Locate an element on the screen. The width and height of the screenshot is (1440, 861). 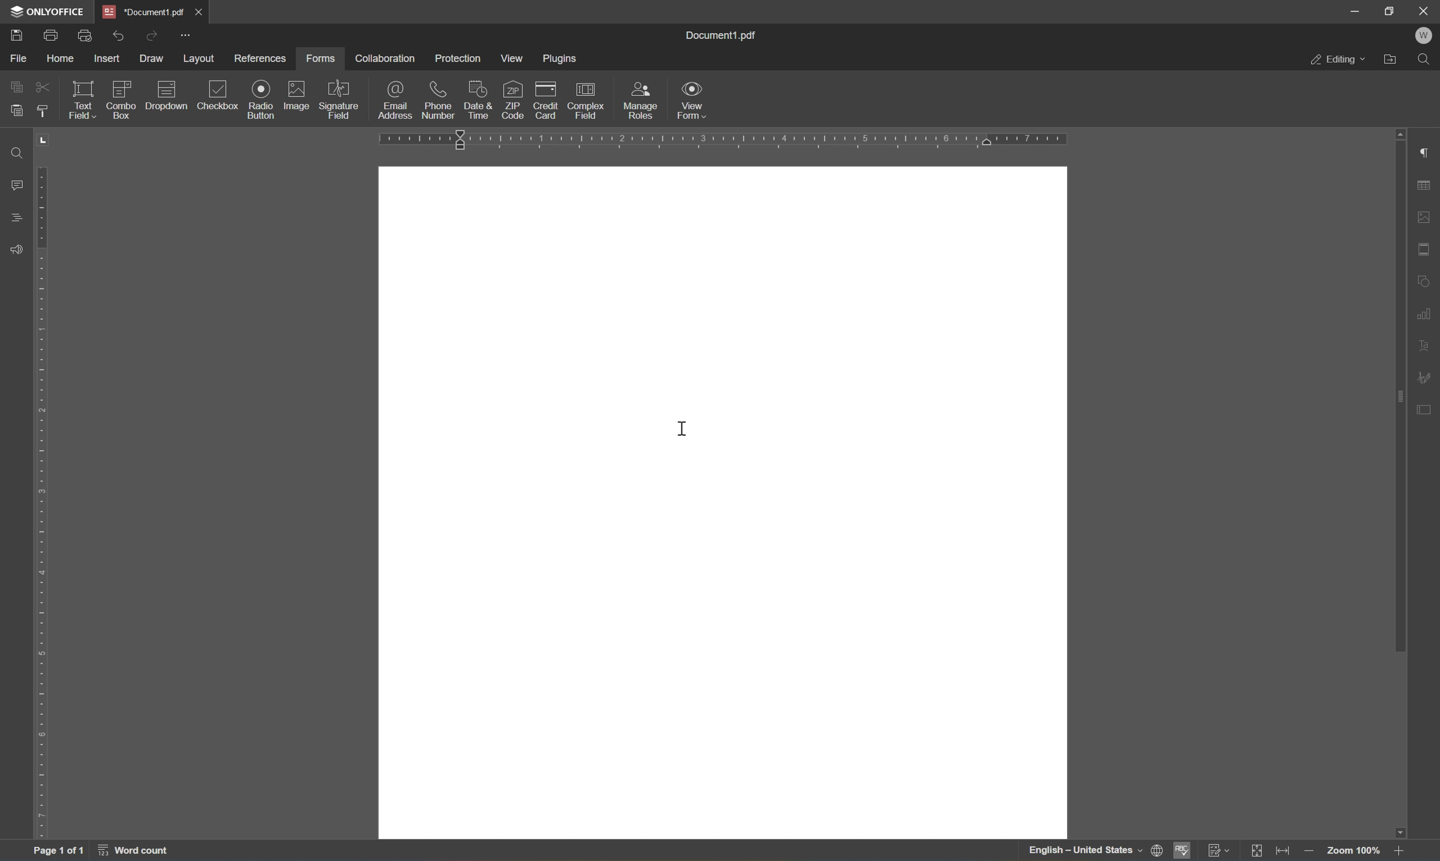
paste is located at coordinates (17, 111).